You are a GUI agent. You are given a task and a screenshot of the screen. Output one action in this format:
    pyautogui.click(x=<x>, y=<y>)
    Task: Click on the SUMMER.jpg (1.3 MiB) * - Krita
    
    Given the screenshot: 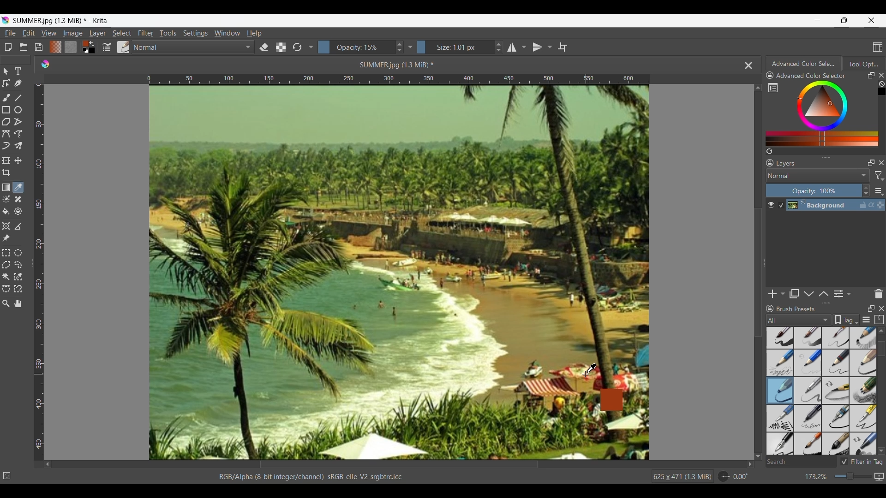 What is the action you would take?
    pyautogui.click(x=61, y=20)
    